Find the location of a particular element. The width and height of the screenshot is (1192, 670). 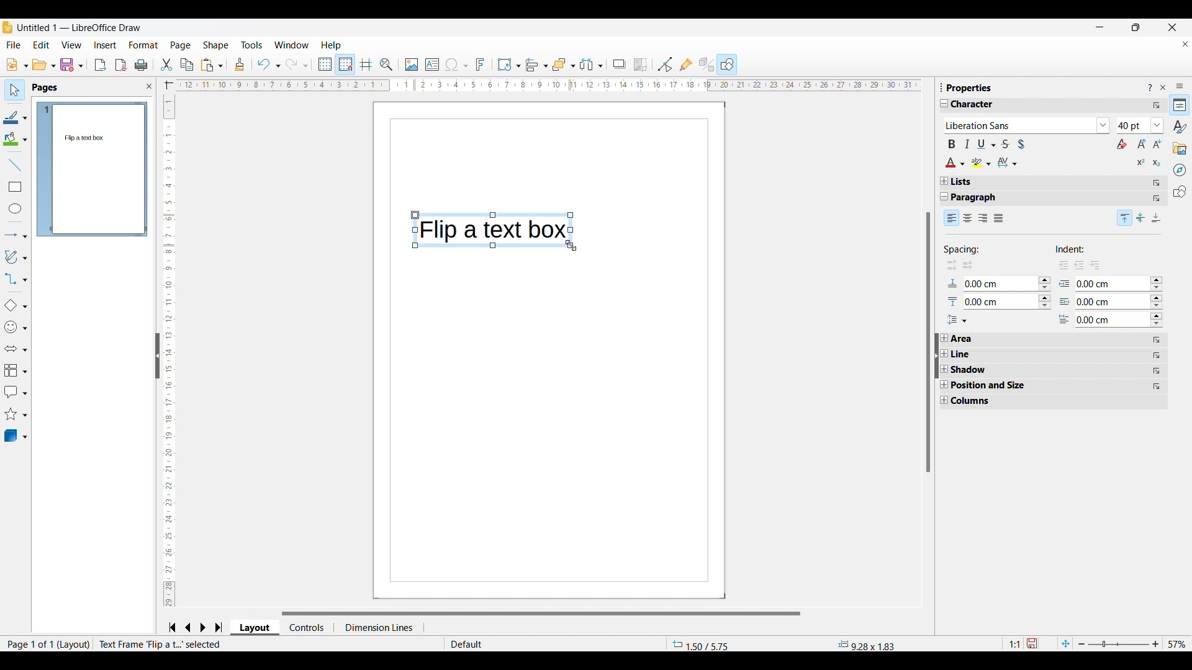

Jump to last slide is located at coordinates (219, 627).